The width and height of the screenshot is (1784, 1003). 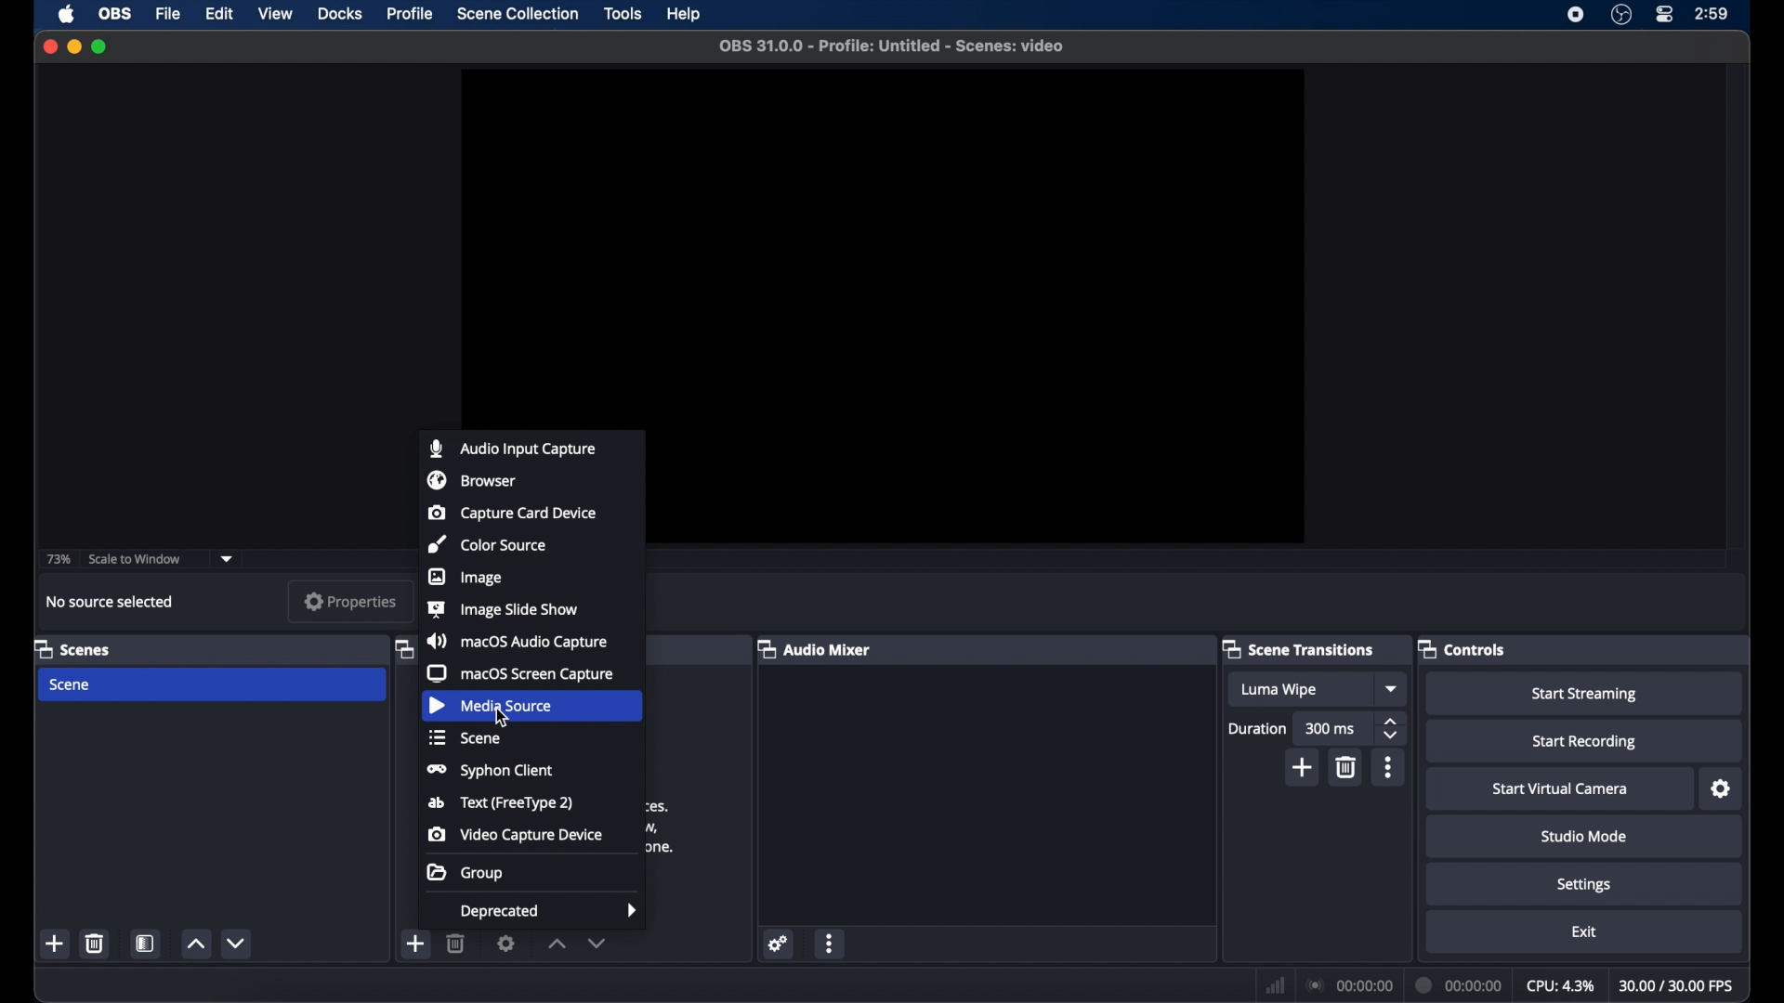 I want to click on file, so click(x=169, y=15).